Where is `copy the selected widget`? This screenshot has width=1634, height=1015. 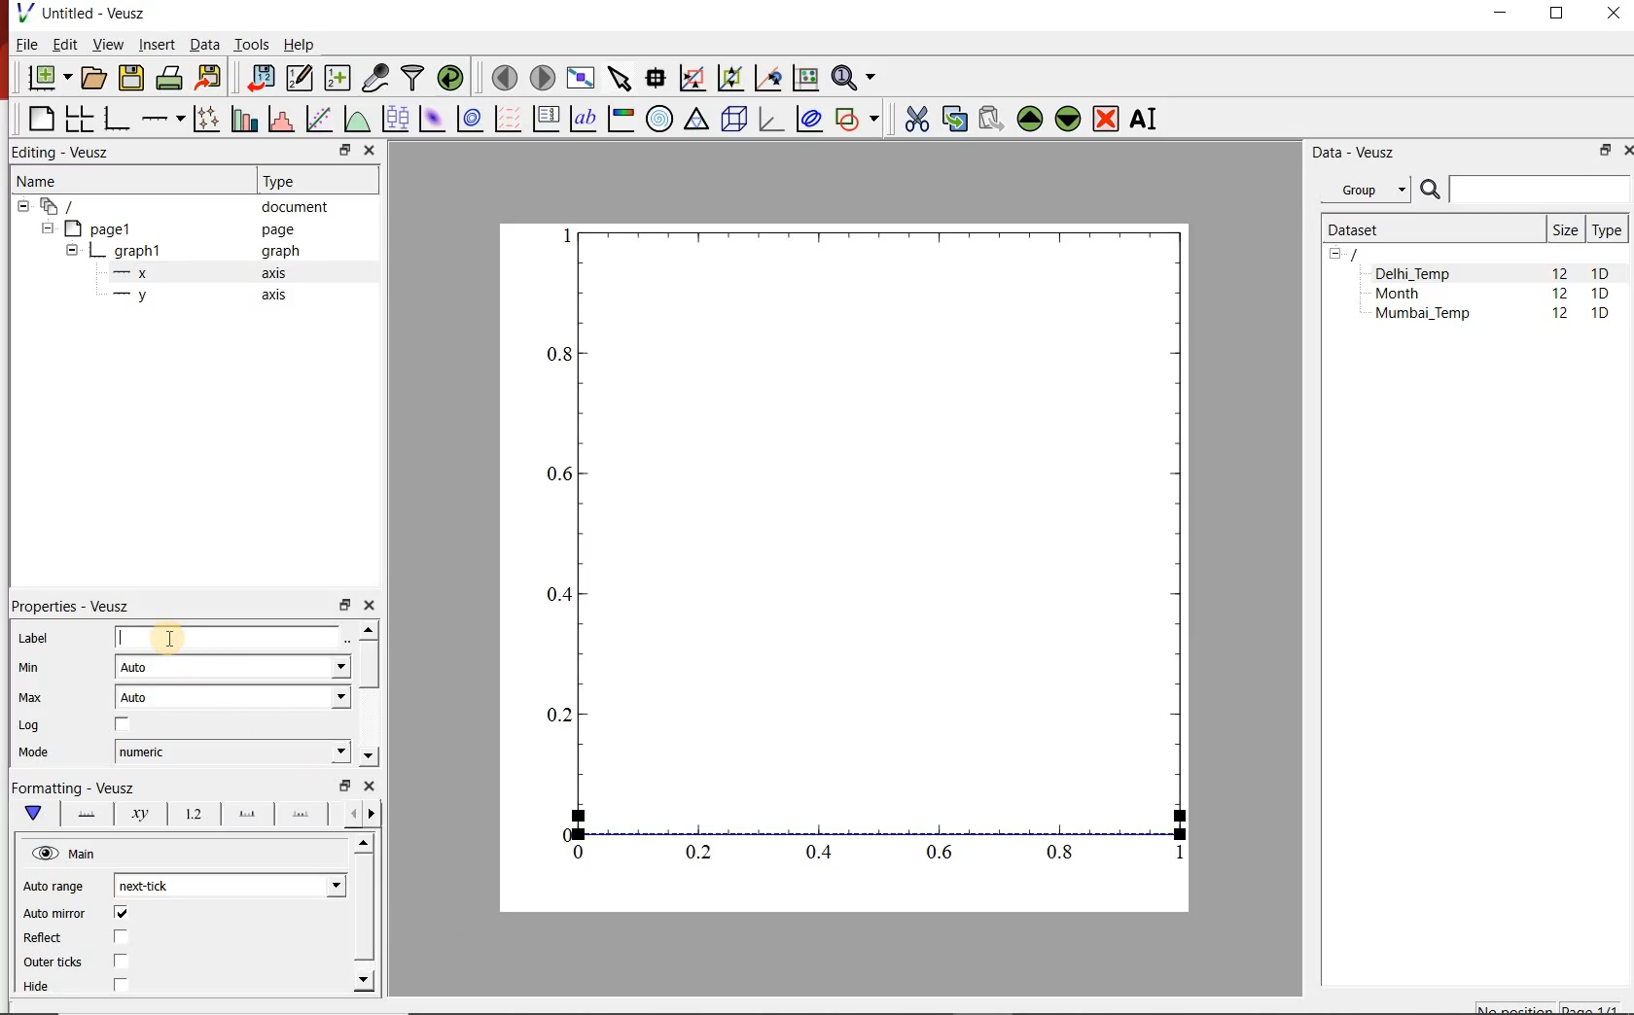 copy the selected widget is located at coordinates (952, 119).